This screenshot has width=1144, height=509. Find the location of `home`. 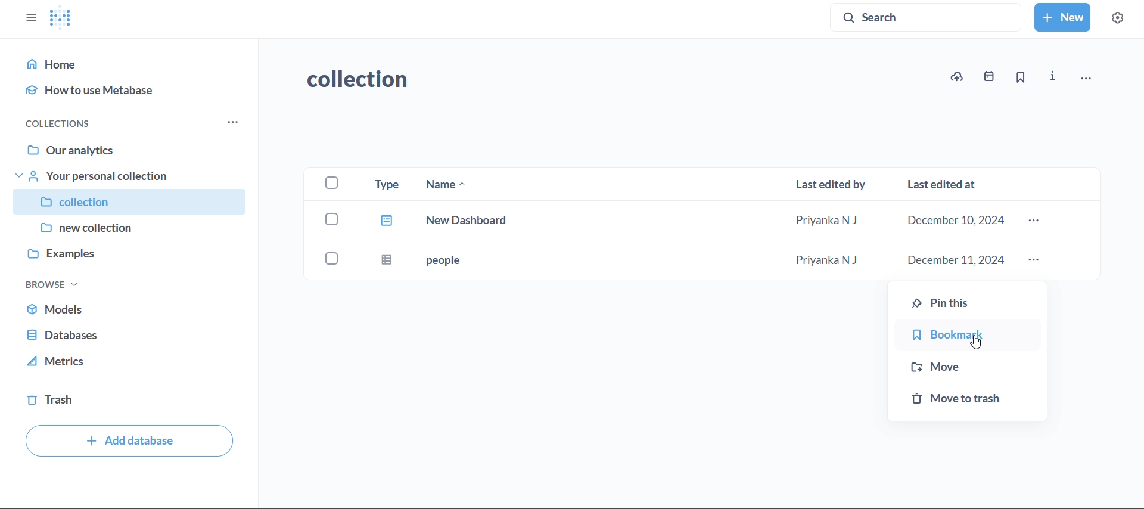

home is located at coordinates (130, 63).